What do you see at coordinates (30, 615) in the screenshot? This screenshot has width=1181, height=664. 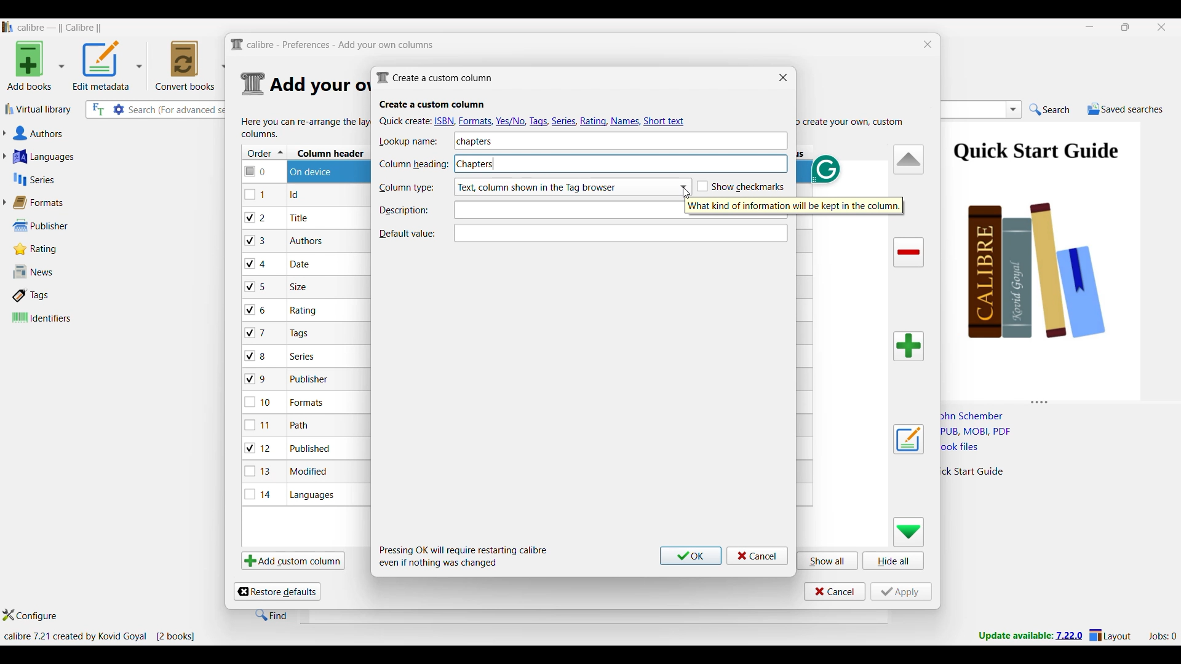 I see `Configure` at bounding box center [30, 615].